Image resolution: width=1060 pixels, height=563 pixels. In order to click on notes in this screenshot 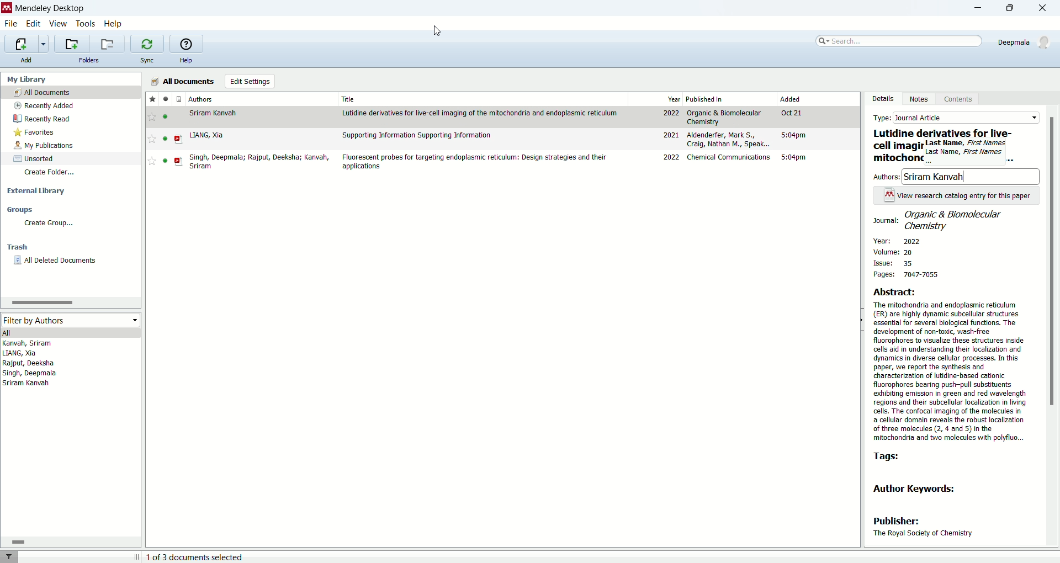, I will do `click(918, 101)`.